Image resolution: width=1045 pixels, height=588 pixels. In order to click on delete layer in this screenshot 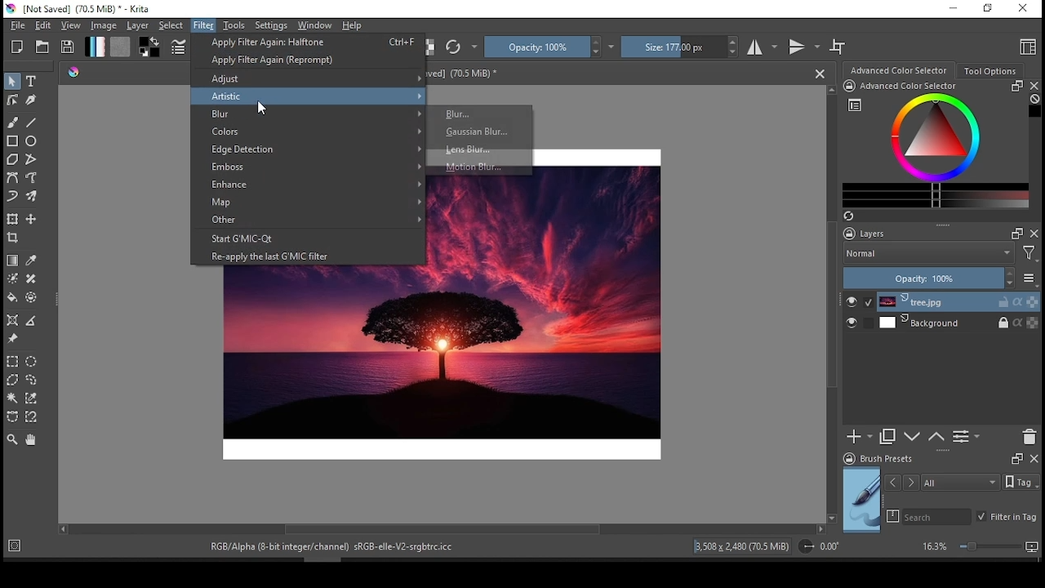, I will do `click(1030, 435)`.